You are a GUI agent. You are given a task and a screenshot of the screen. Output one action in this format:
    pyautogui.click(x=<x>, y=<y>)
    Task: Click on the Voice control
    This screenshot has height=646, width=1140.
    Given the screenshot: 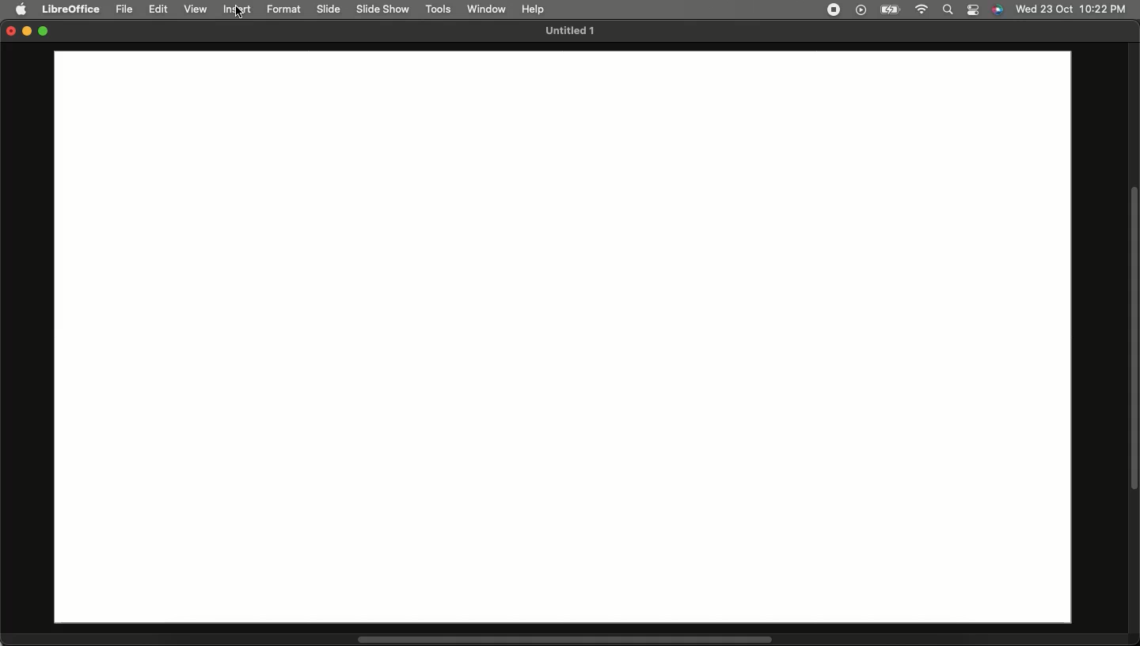 What is the action you would take?
    pyautogui.click(x=997, y=10)
    